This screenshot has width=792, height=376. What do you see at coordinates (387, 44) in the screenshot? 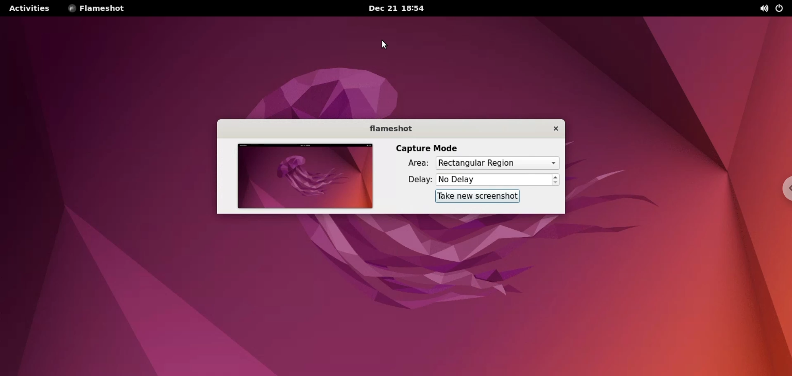
I see `cursor` at bounding box center [387, 44].